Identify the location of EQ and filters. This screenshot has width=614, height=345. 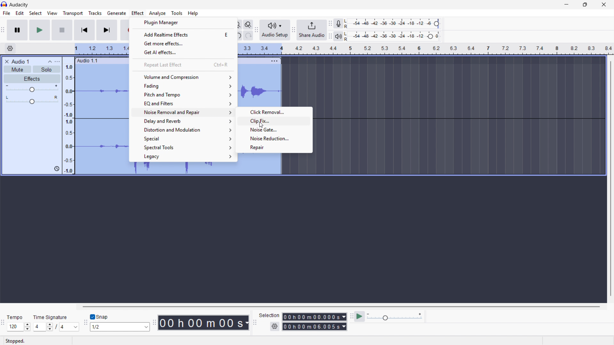
(183, 103).